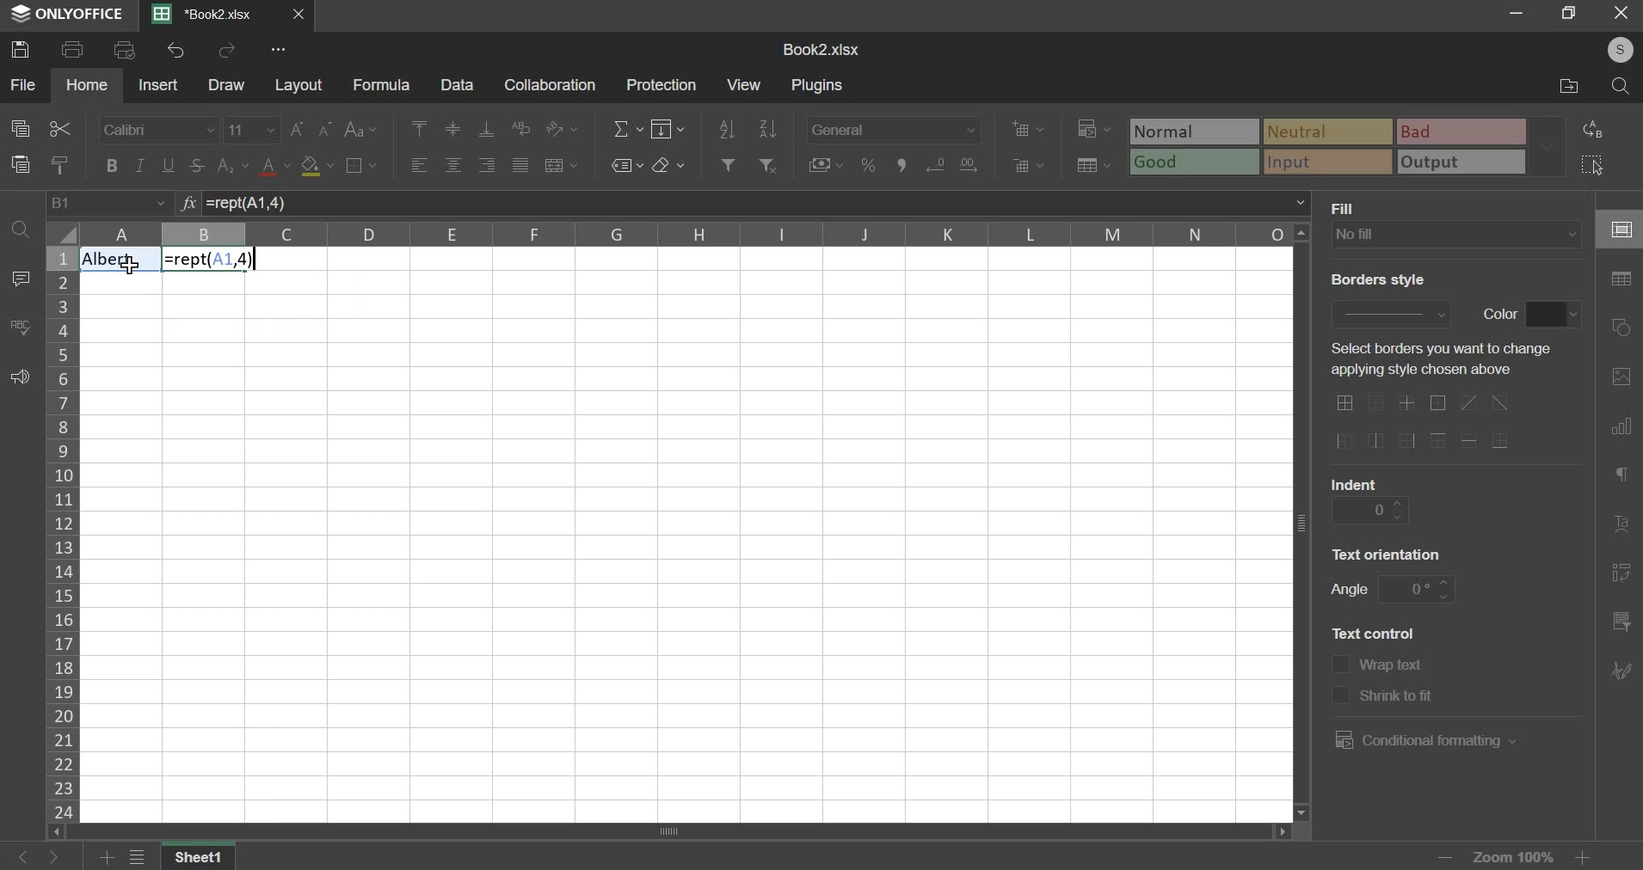 This screenshot has height=870, width=1643. I want to click on border style, so click(1398, 316).